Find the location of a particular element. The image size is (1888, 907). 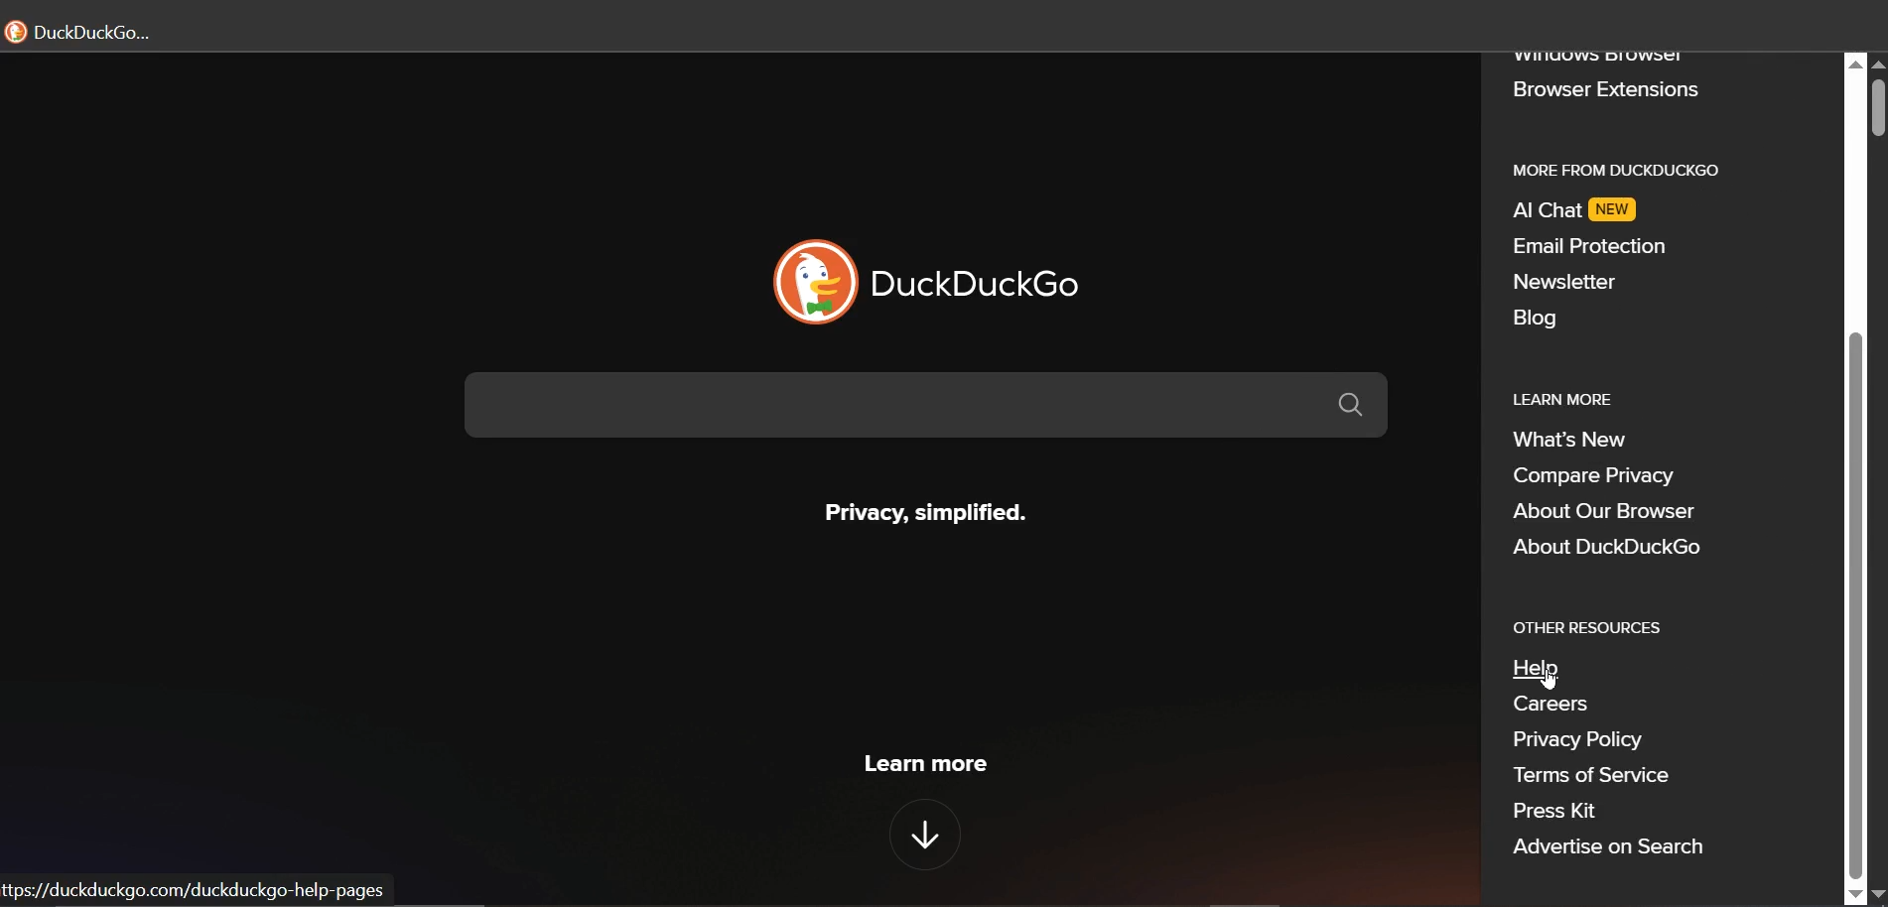

scroll down is located at coordinates (1854, 895).